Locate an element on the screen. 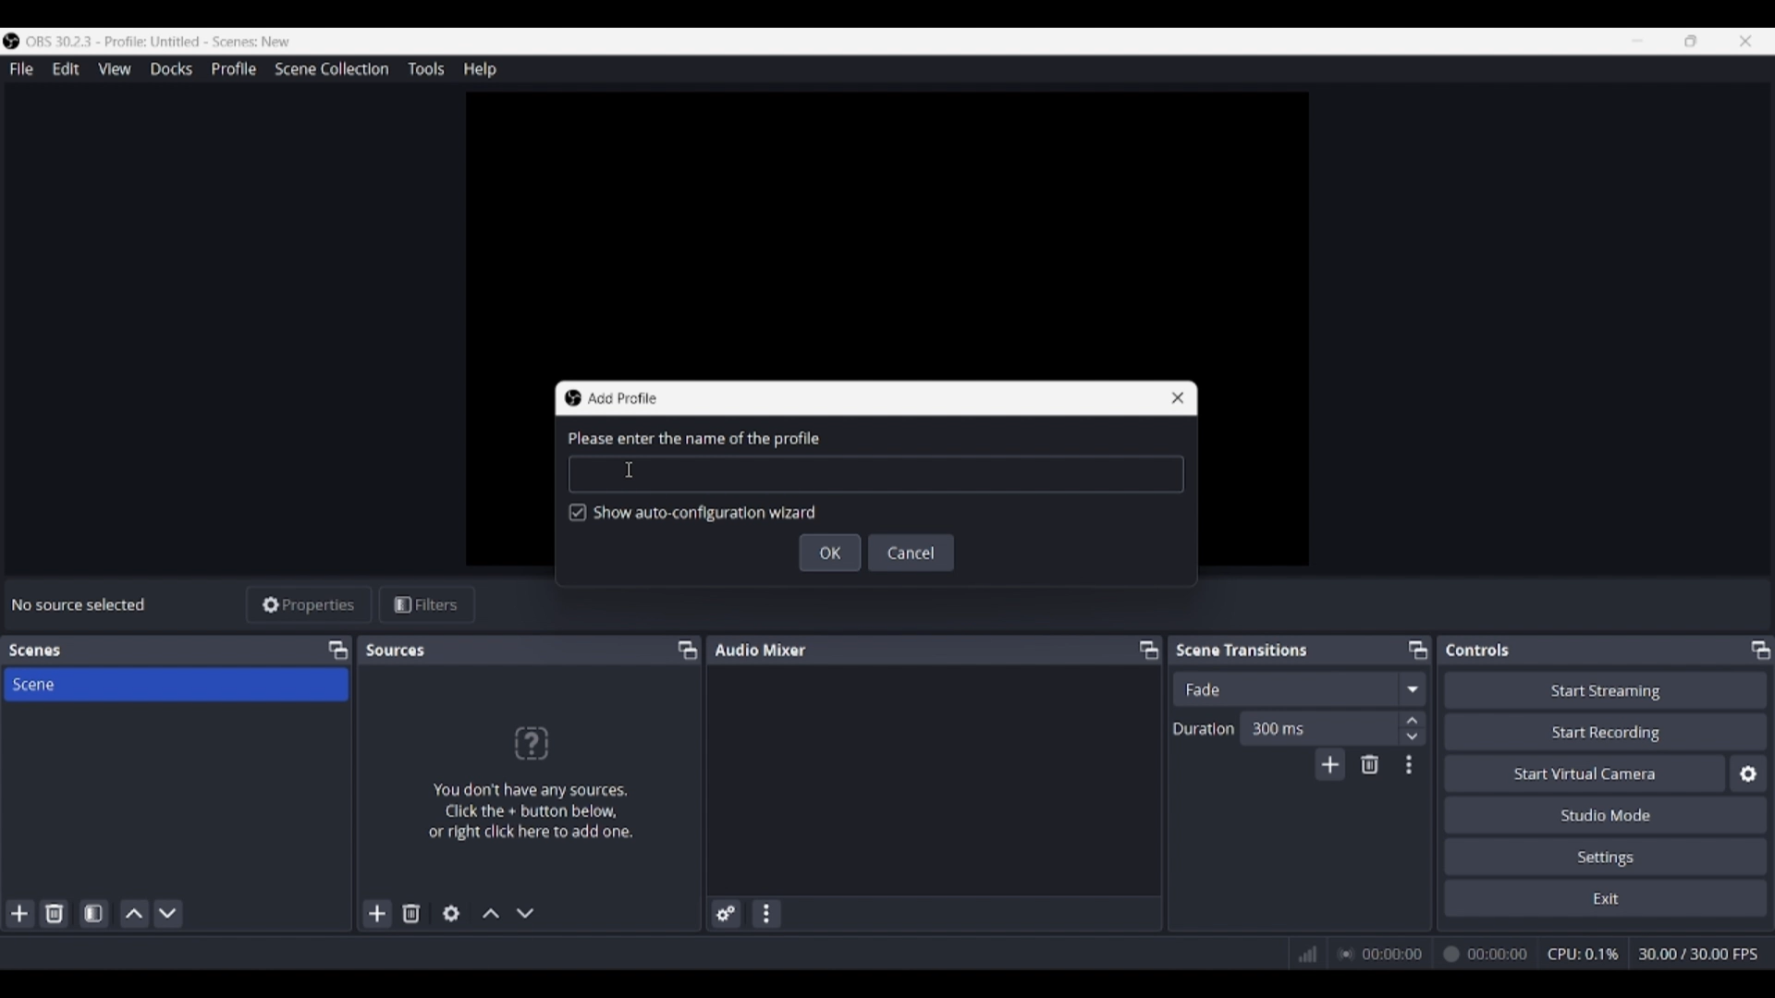 This screenshot has width=1775, height=998. Cursor is located at coordinates (631, 468).